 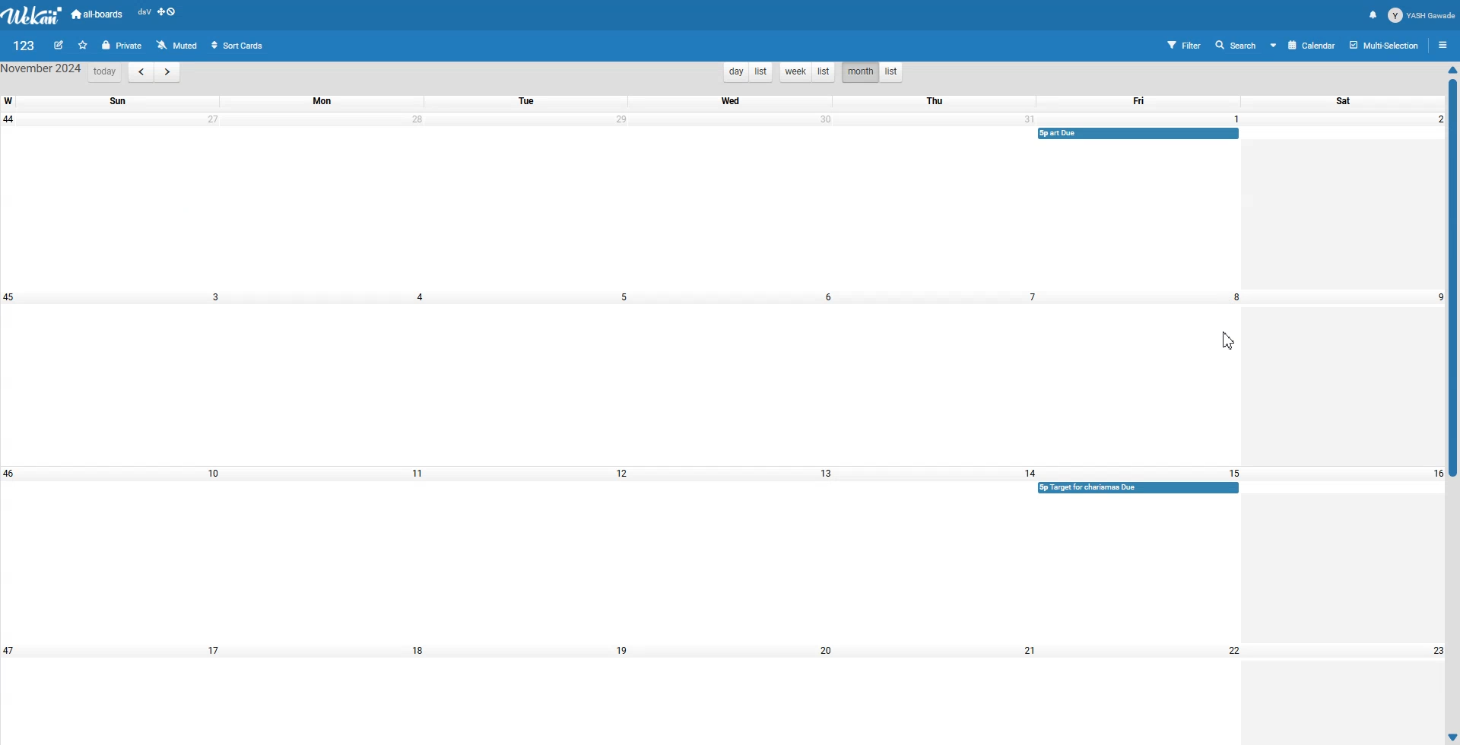 I want to click on Private, so click(x=122, y=46).